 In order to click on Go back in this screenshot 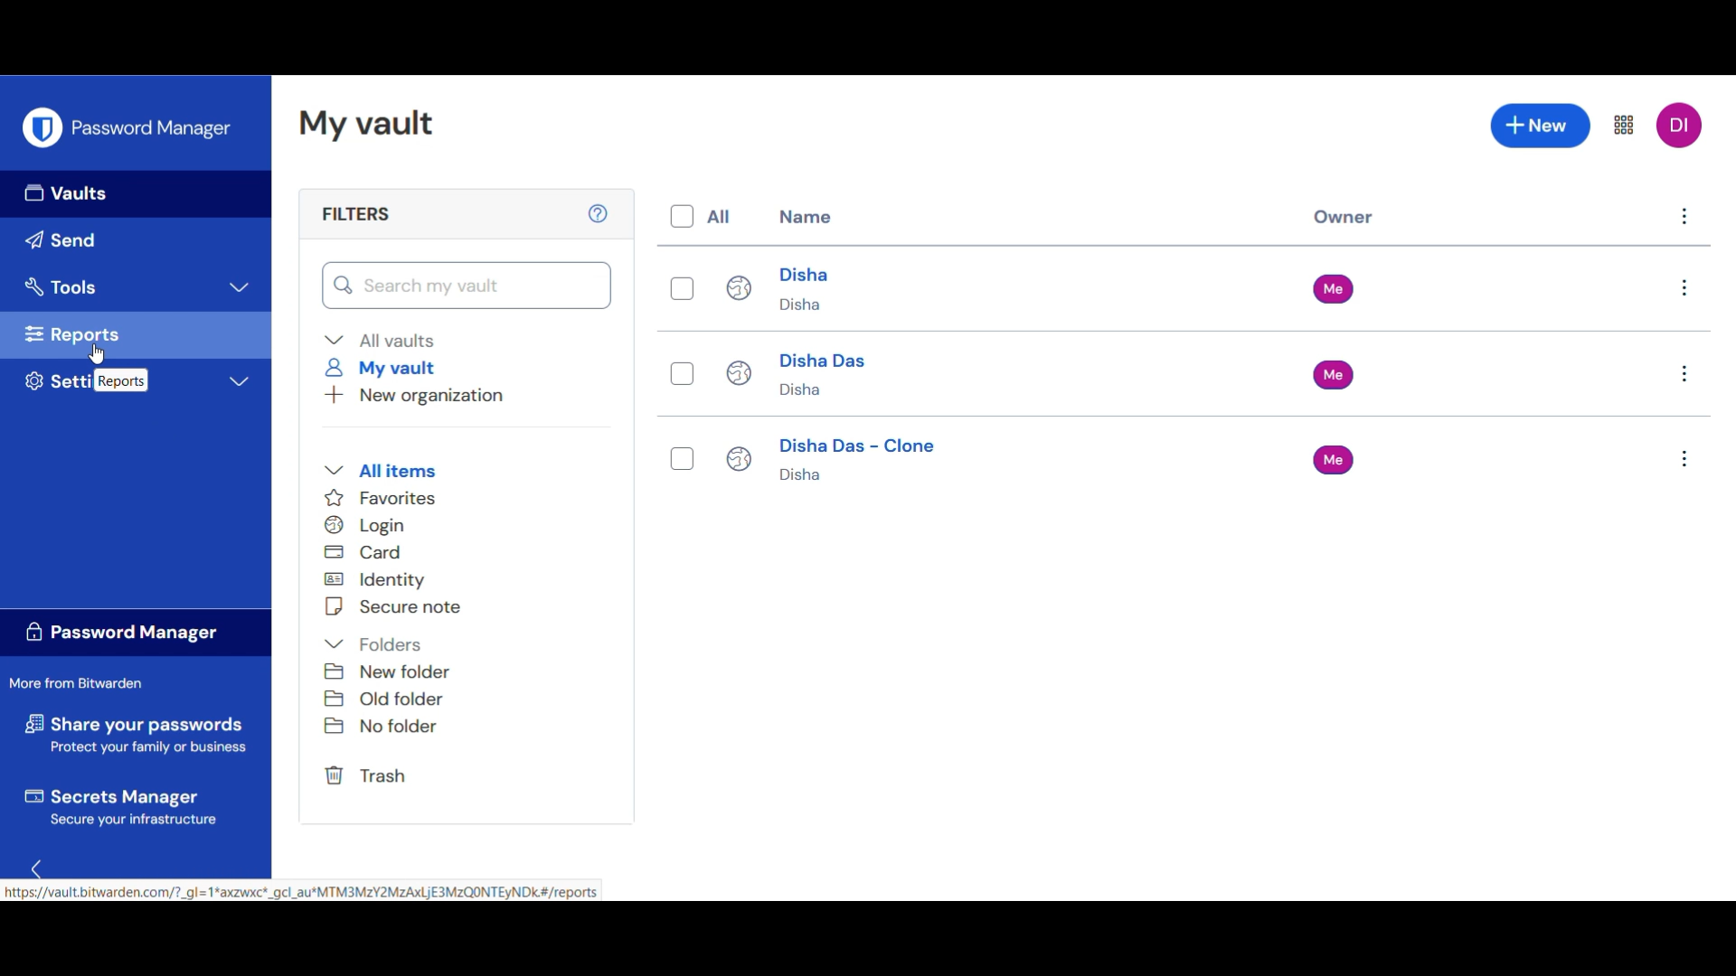, I will do `click(41, 863)`.